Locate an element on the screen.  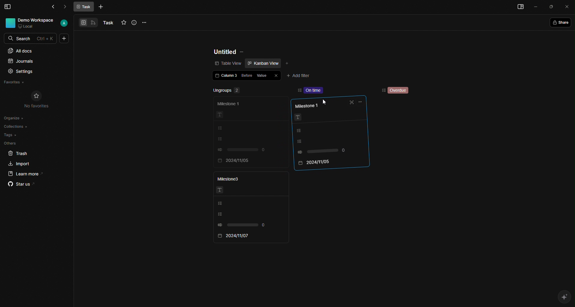
More is located at coordinates (101, 7).